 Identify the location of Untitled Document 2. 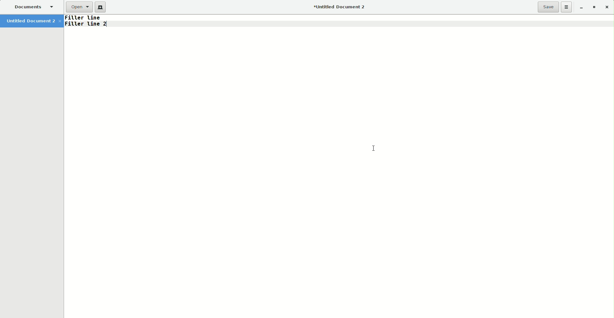
(33, 22).